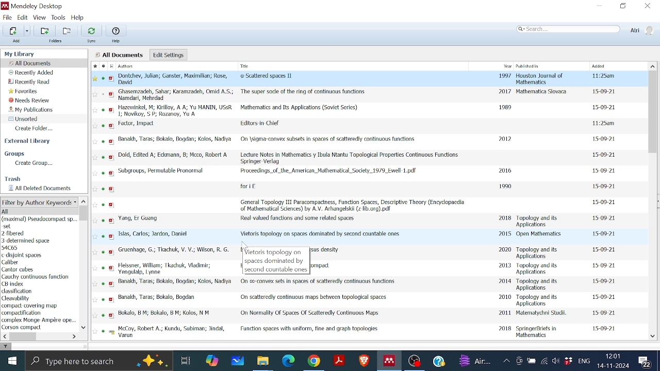 The image size is (660, 371). I want to click on cursor, so click(241, 244).